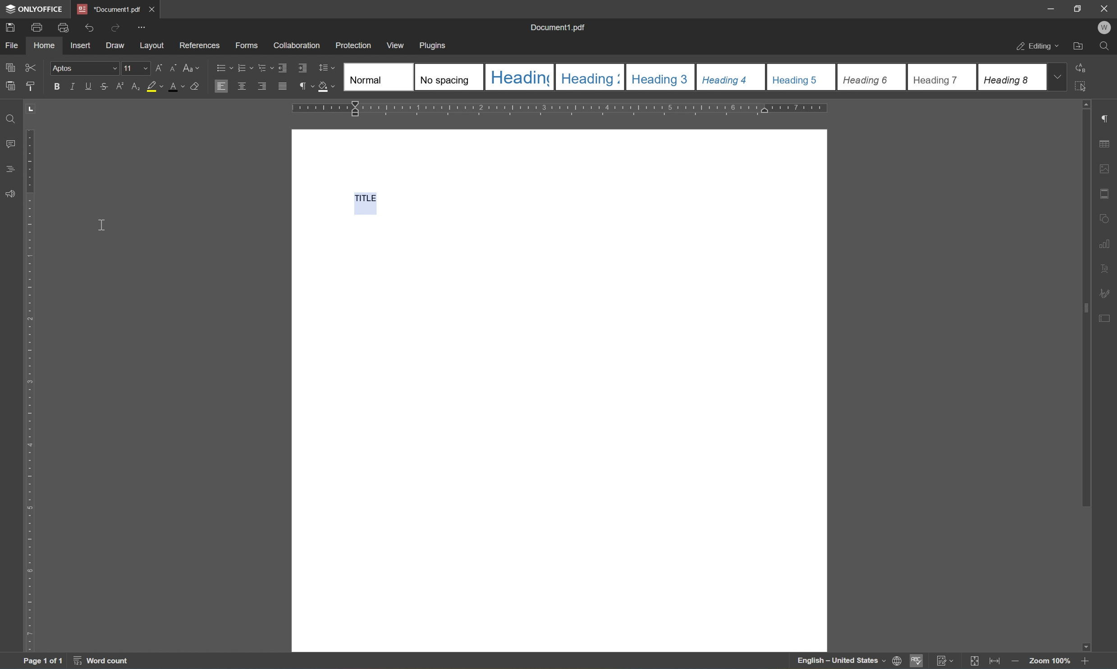  I want to click on replace, so click(1079, 69).